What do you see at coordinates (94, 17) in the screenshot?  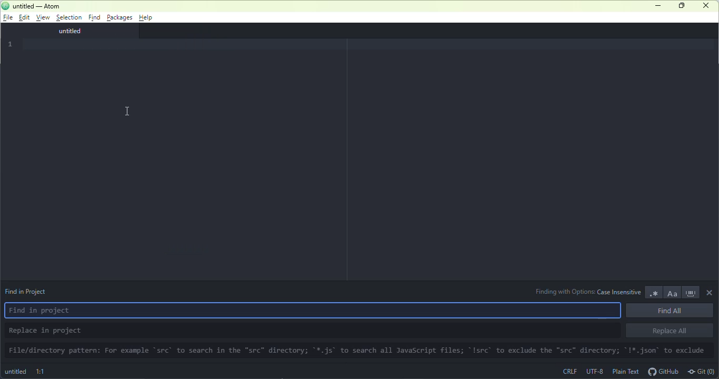 I see `find` at bounding box center [94, 17].